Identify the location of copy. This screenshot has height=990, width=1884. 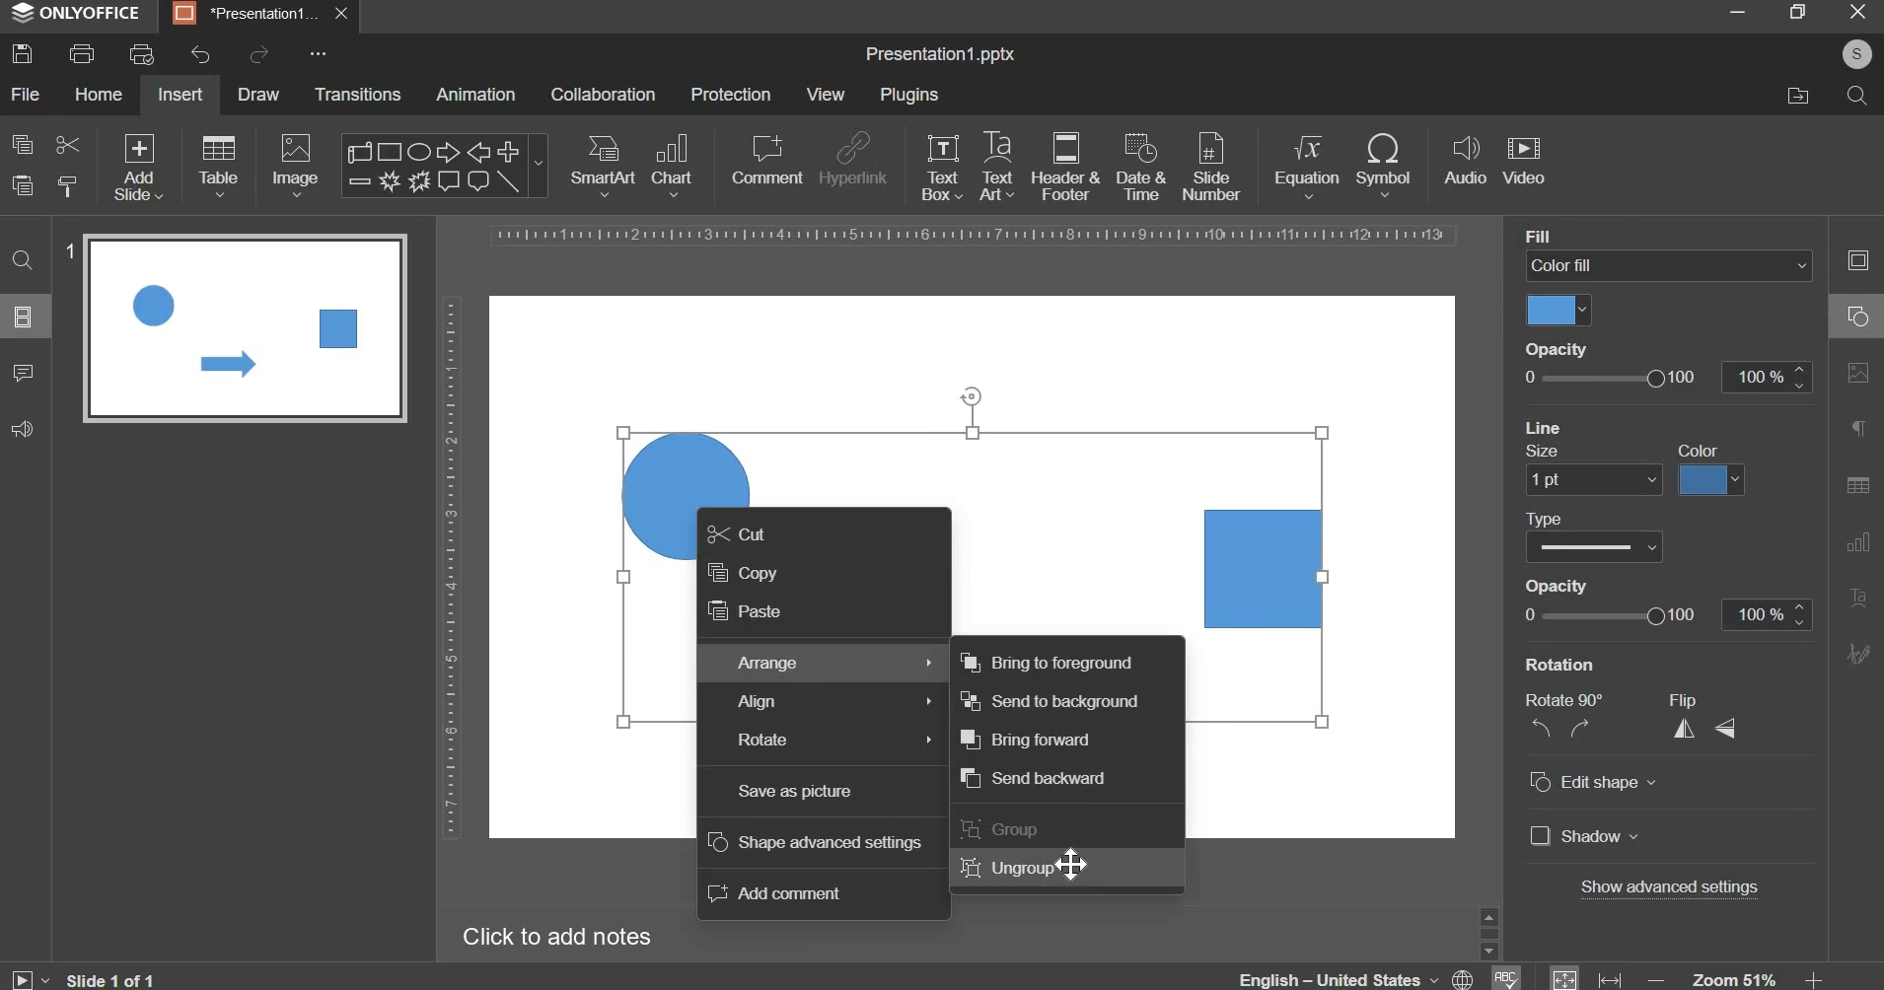
(23, 144).